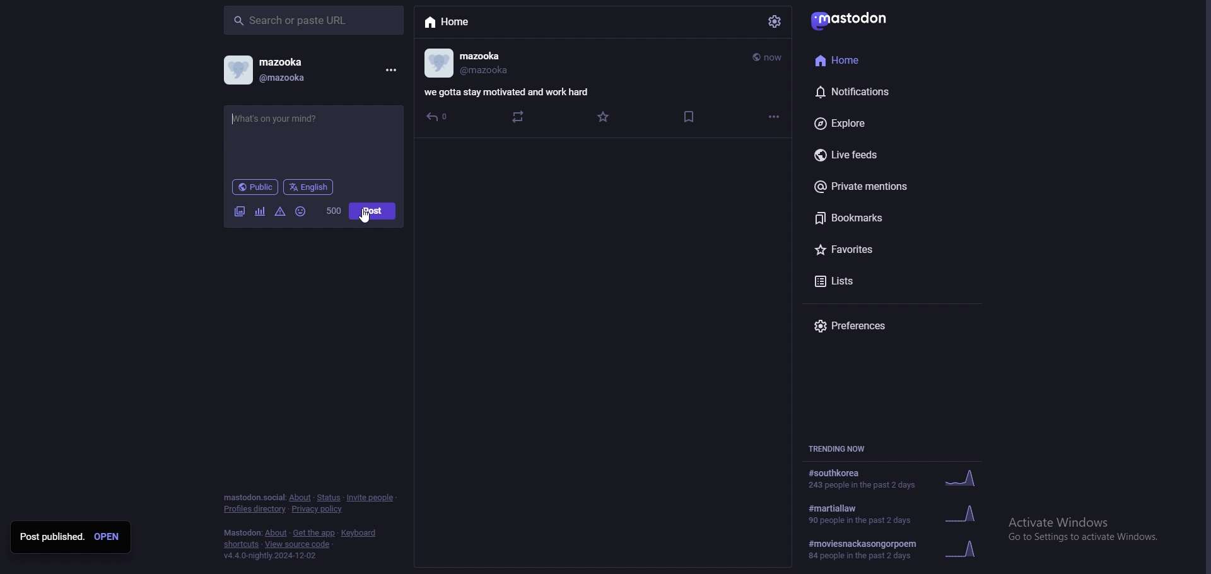 This screenshot has width=1211, height=574. I want to click on more, so click(775, 116).